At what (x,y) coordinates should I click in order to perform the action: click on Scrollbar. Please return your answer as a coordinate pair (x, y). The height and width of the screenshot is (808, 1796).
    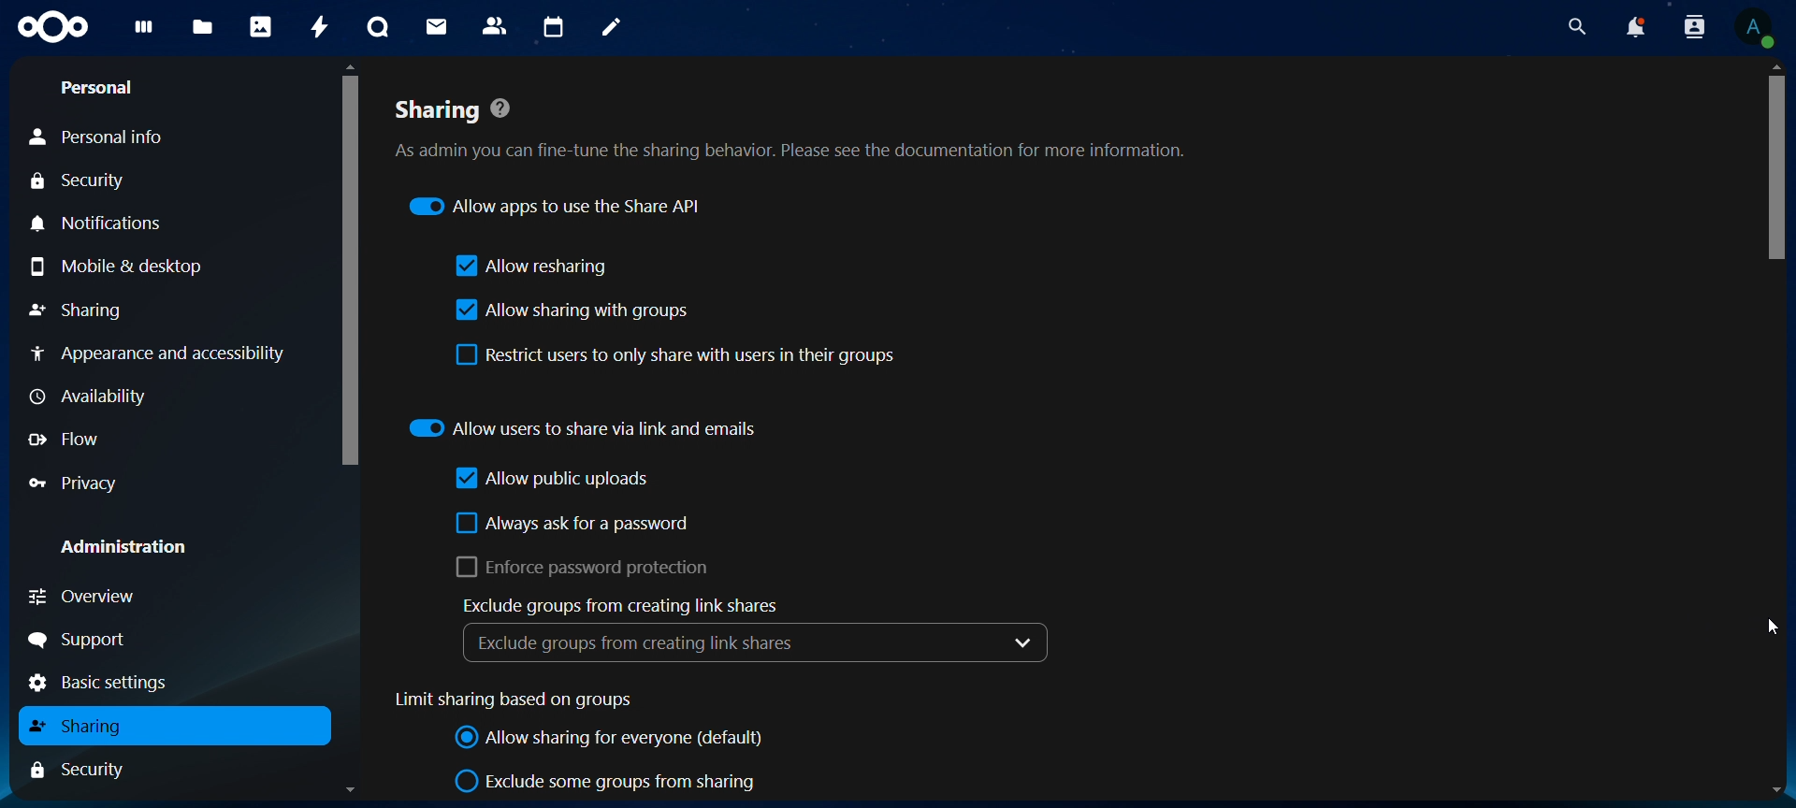
    Looking at the image, I should click on (350, 429).